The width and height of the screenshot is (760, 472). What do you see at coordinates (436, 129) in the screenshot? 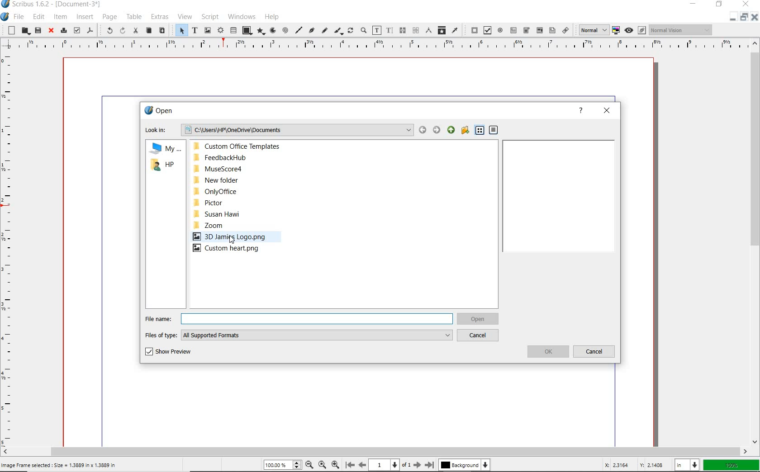
I see `MOVE BACK/ FORWARD/UP` at bounding box center [436, 129].